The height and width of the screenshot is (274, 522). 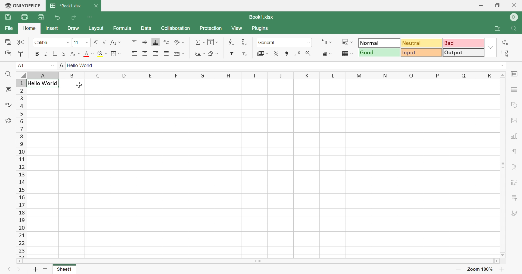 What do you see at coordinates (232, 53) in the screenshot?
I see `Filter` at bounding box center [232, 53].